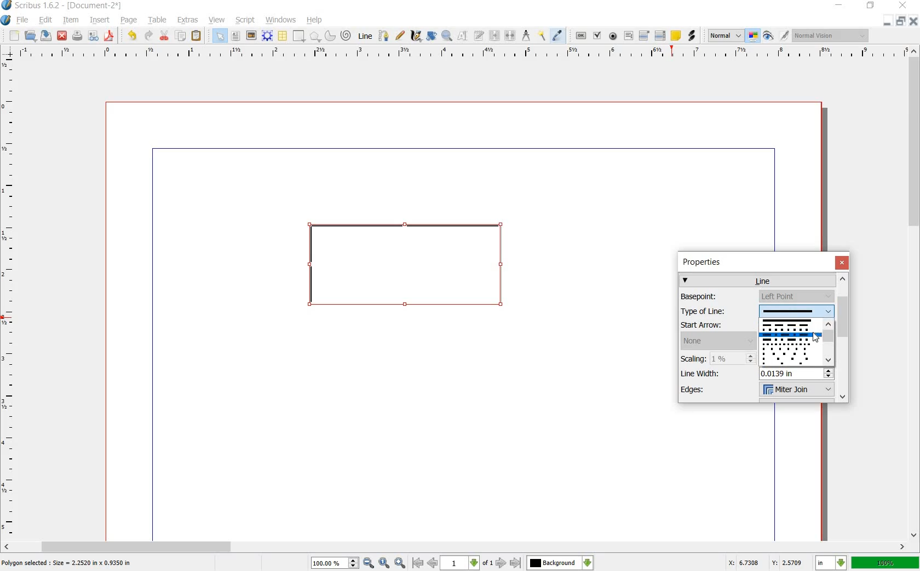 The image size is (920, 571). Describe the element at coordinates (844, 337) in the screenshot. I see `scrollbar` at that location.